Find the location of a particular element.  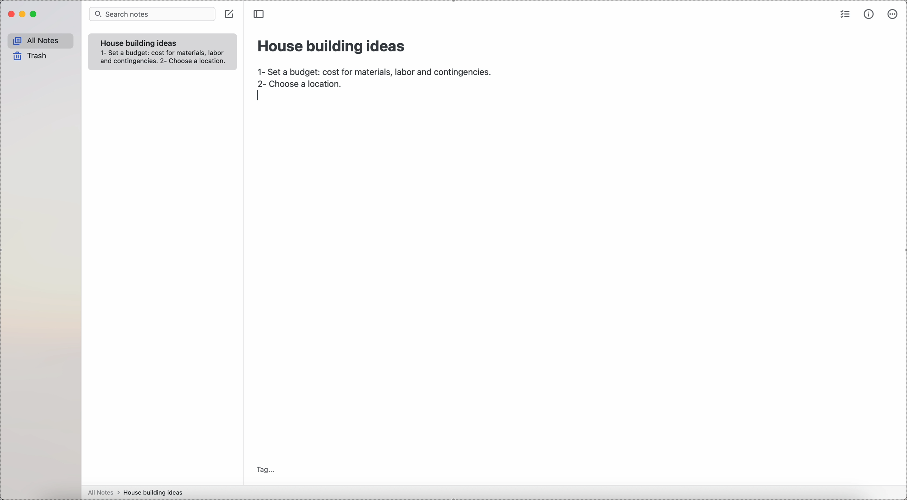

choose a location is located at coordinates (303, 84).